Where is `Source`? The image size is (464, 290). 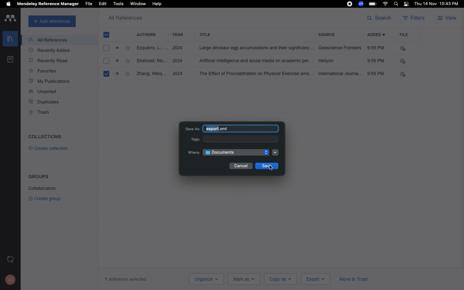
Source is located at coordinates (329, 35).